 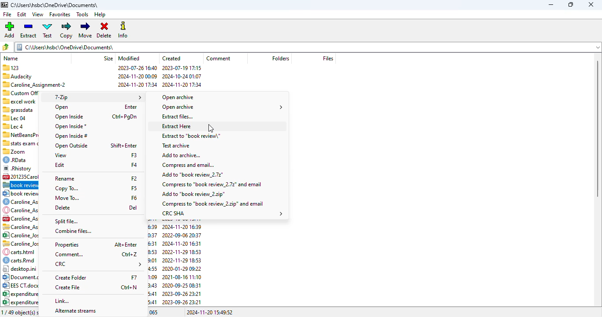 What do you see at coordinates (191, 136) in the screenshot?
I see `extract to file` at bounding box center [191, 136].